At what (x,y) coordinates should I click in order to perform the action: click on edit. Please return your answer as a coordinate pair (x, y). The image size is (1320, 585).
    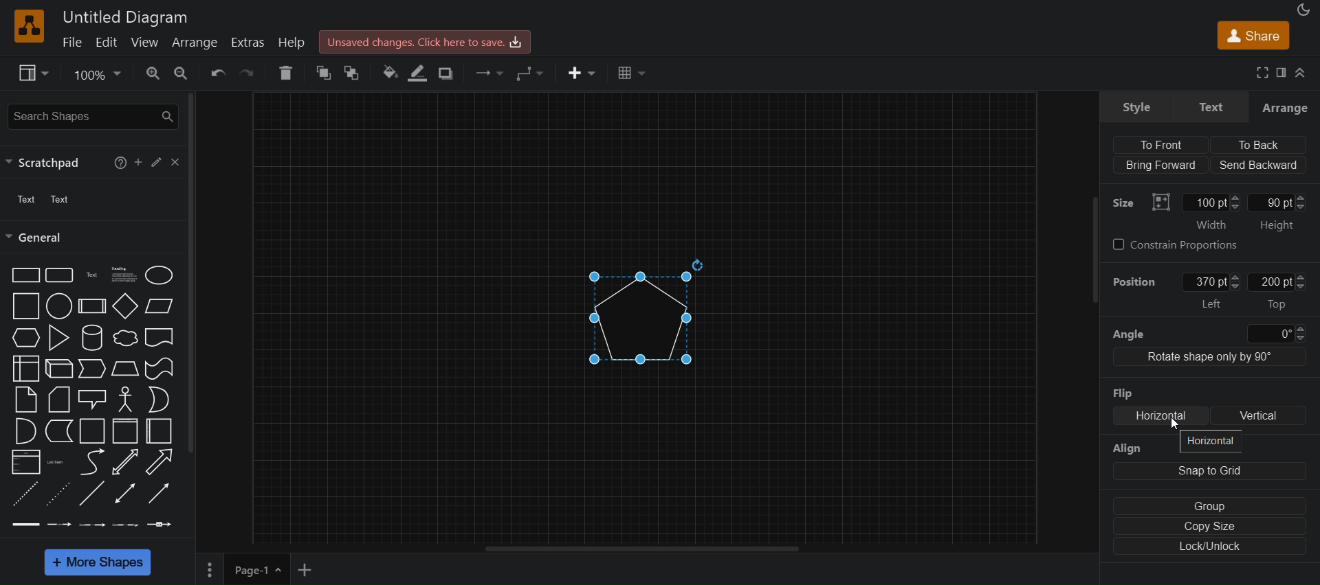
    Looking at the image, I should click on (157, 162).